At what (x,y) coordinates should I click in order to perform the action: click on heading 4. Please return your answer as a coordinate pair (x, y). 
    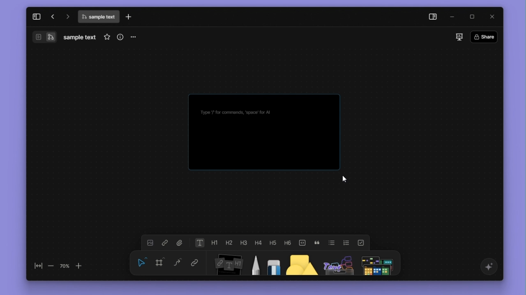
    Looking at the image, I should click on (258, 242).